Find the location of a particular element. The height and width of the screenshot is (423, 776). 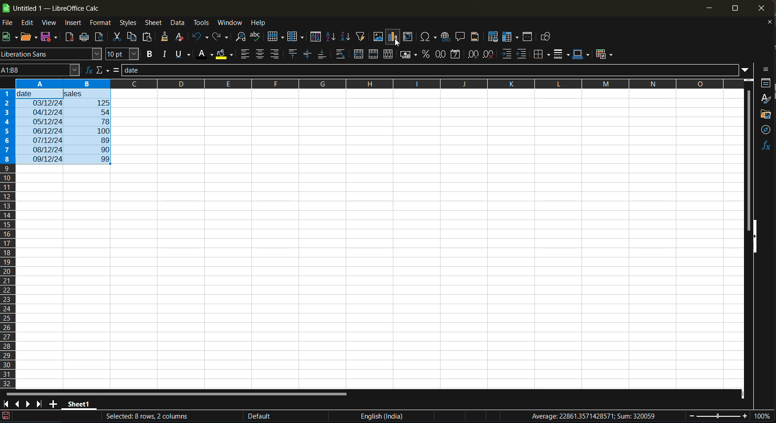

selected range is located at coordinates (63, 127).